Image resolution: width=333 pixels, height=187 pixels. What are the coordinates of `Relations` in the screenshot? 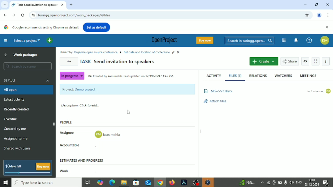 It's located at (259, 76).